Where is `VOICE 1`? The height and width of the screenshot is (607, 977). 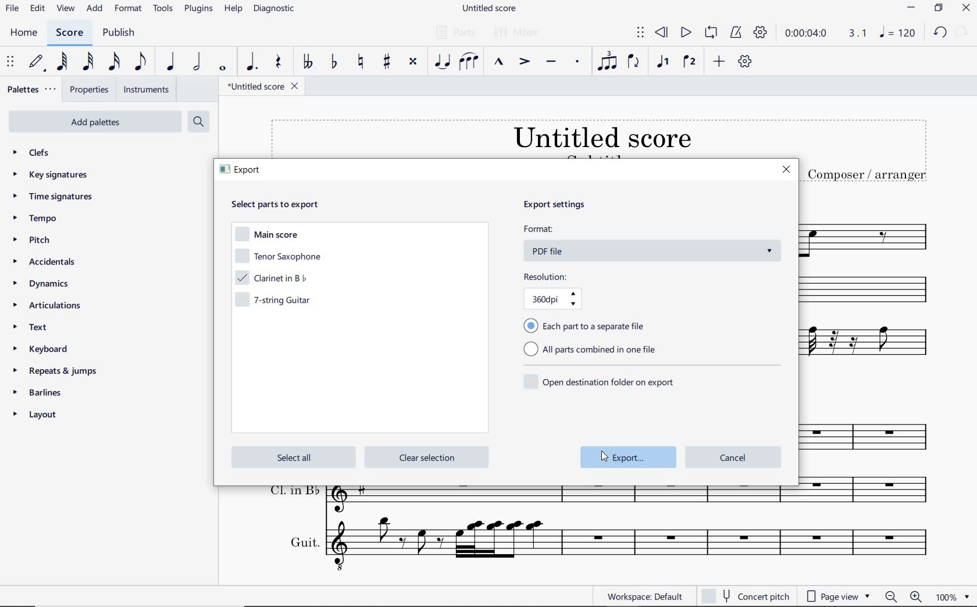
VOICE 1 is located at coordinates (664, 62).